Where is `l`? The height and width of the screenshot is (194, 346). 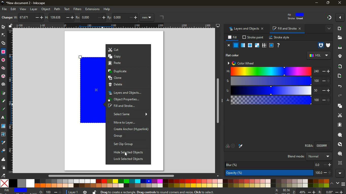
l is located at coordinates (279, 90).